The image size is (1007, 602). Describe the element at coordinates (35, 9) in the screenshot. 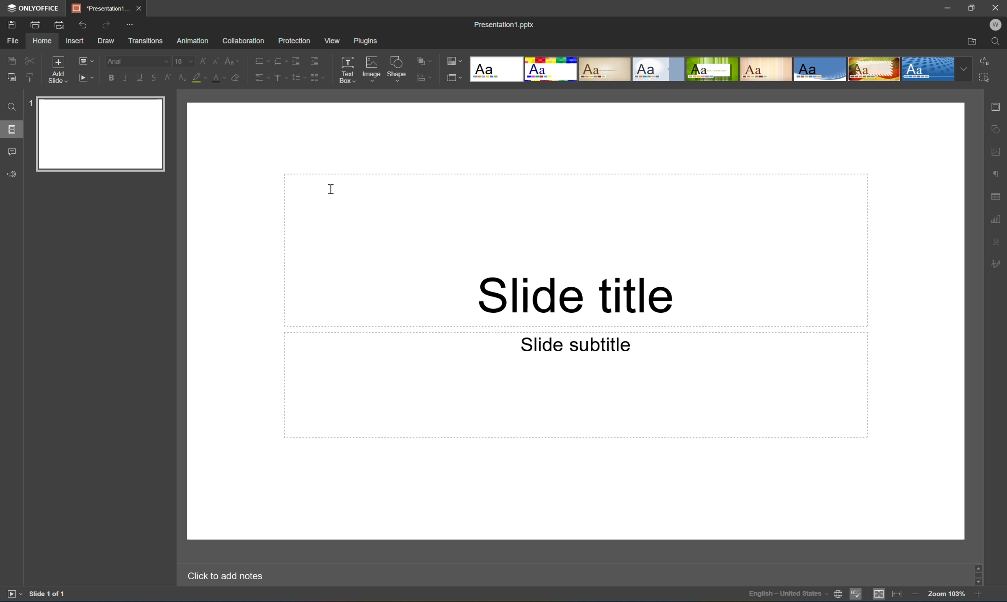

I see `ONLYOFFICE` at that location.